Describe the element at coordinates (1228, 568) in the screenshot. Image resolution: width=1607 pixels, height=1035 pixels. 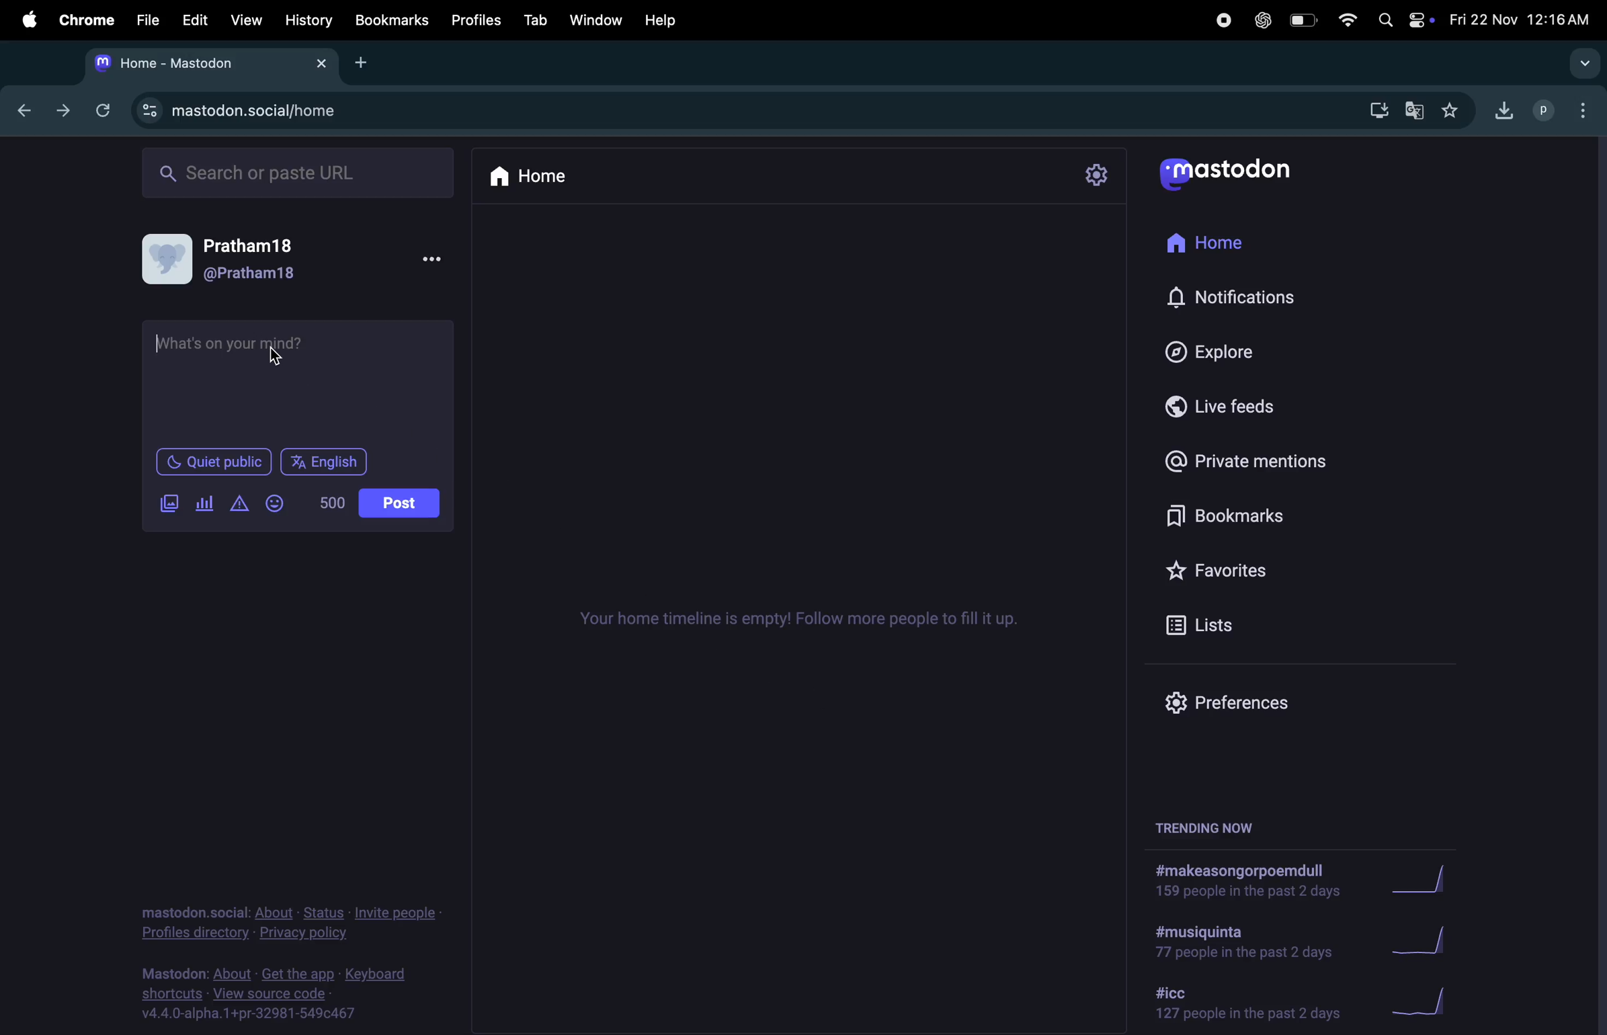
I see `favourites` at that location.